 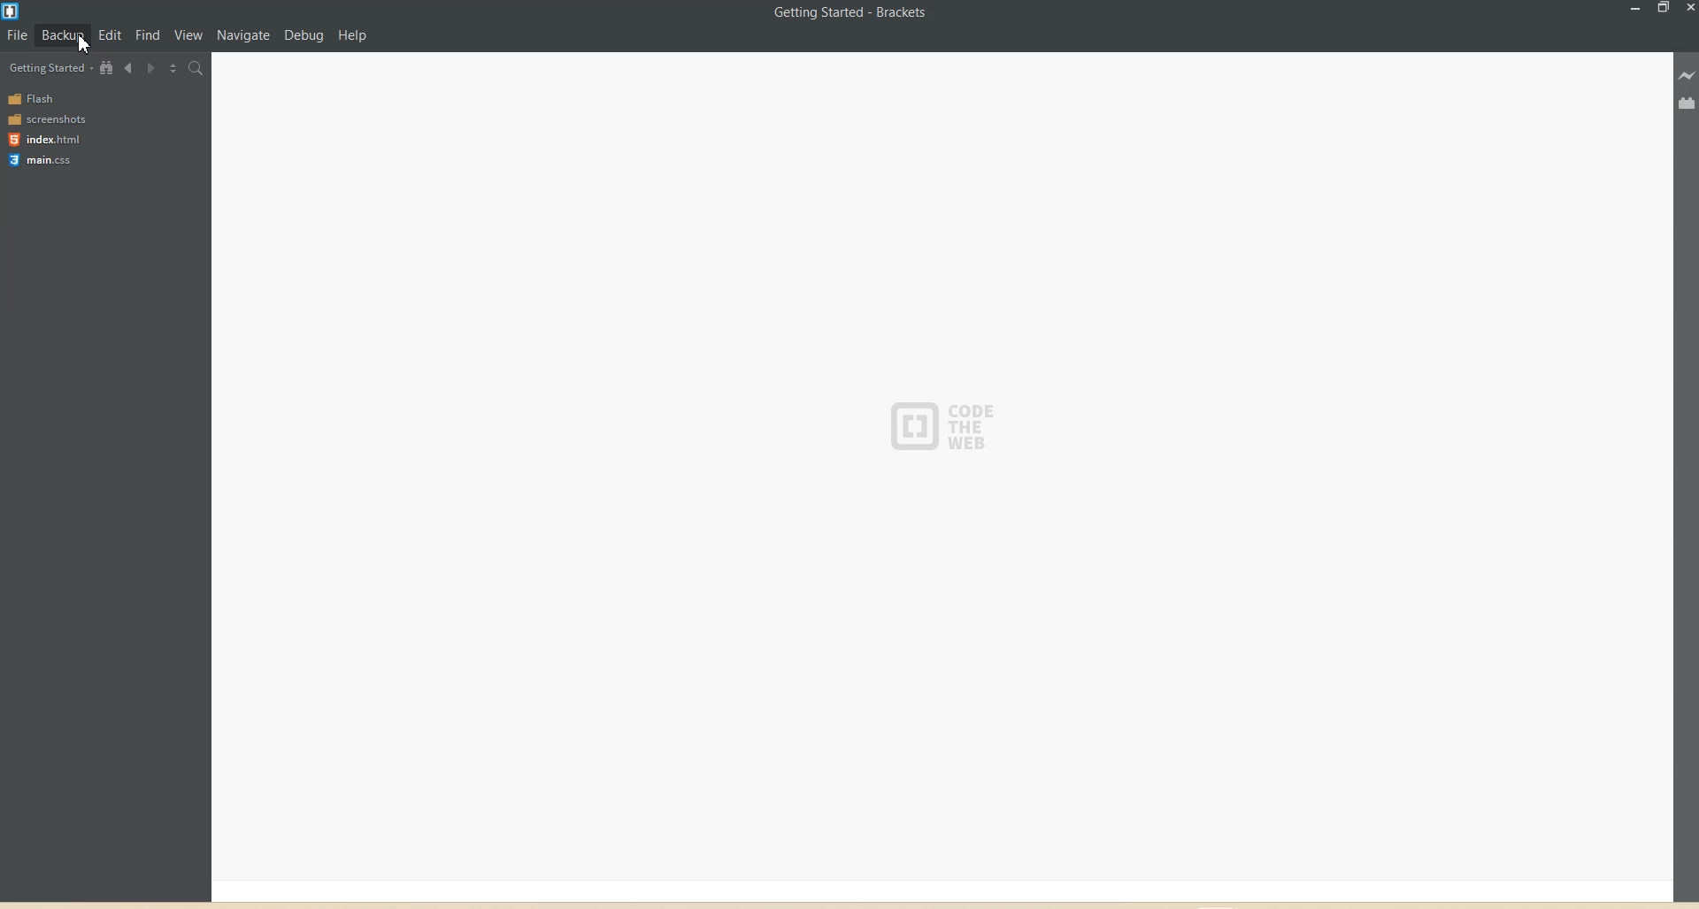 What do you see at coordinates (50, 68) in the screenshot?
I see `Getting Started` at bounding box center [50, 68].